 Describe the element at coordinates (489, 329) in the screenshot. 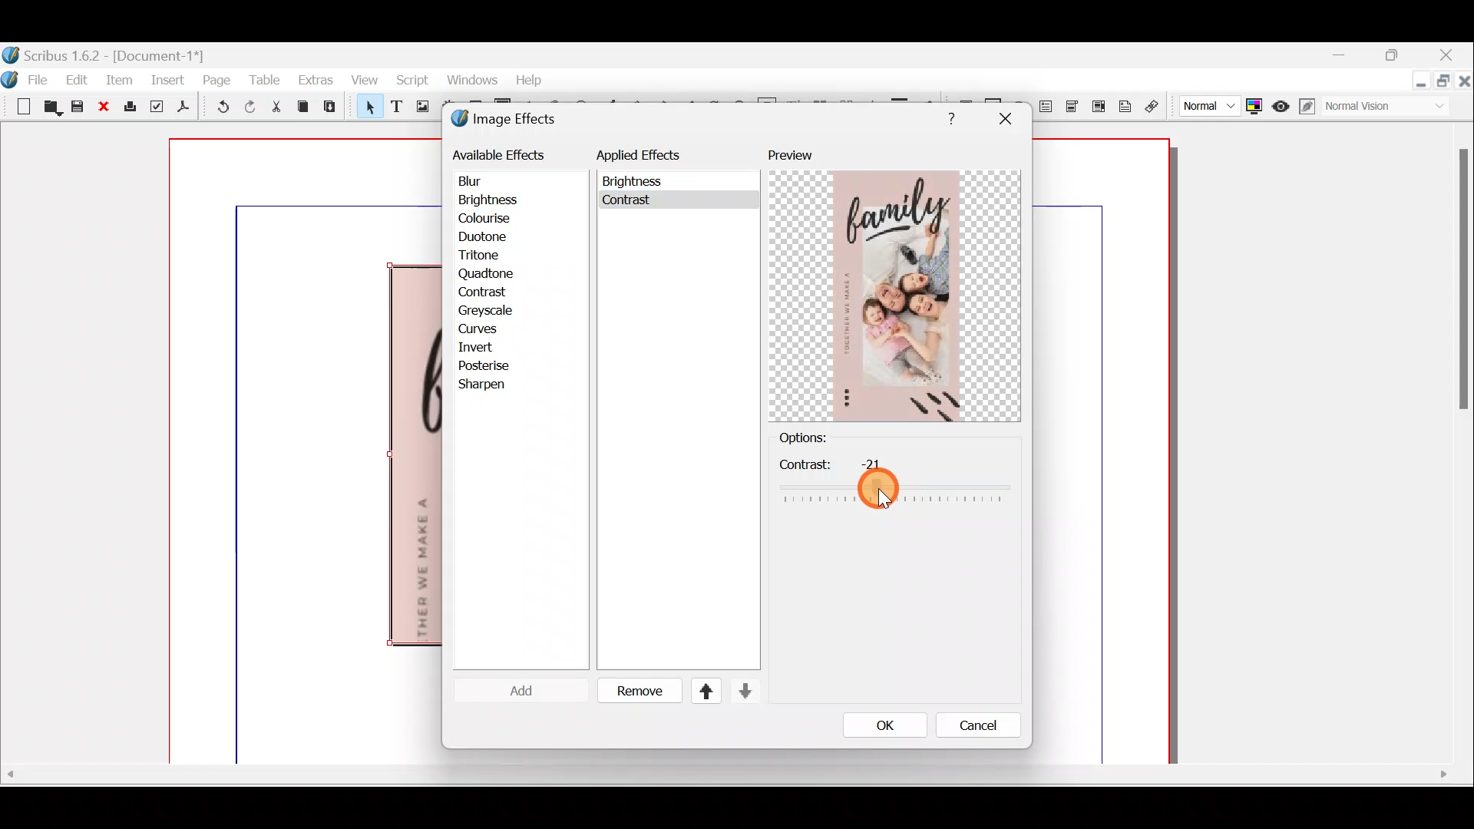

I see `Curves` at that location.